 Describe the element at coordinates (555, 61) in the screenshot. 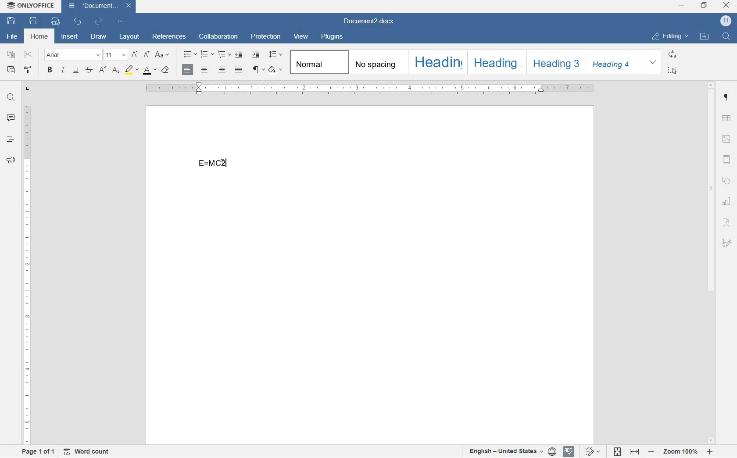

I see `Heading 3` at that location.